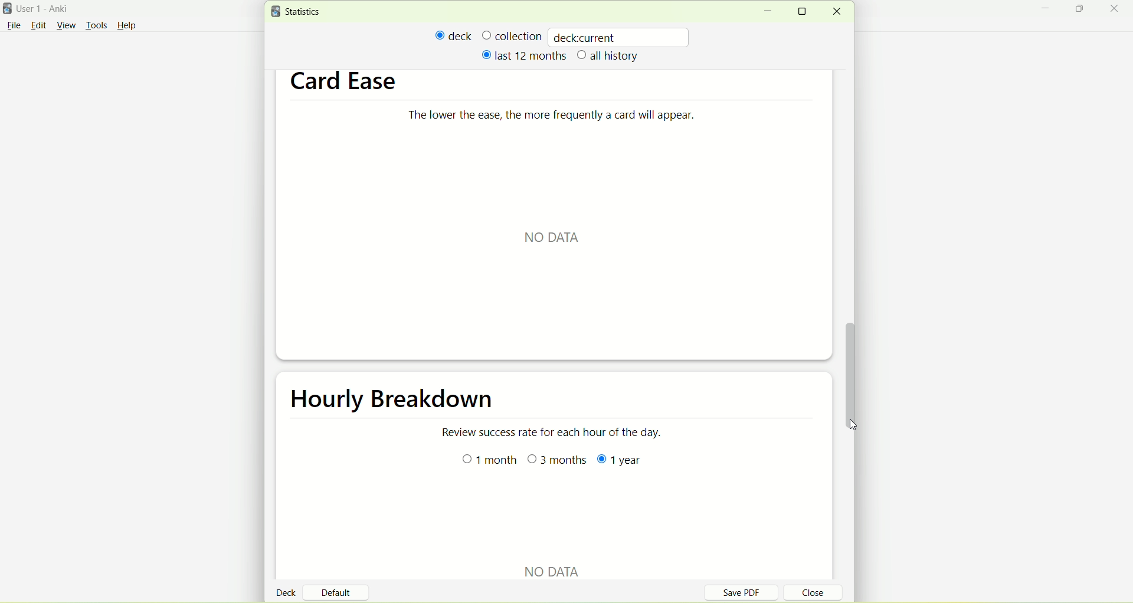 The height and width of the screenshot is (603, 1133). Describe the element at coordinates (608, 57) in the screenshot. I see `all history` at that location.